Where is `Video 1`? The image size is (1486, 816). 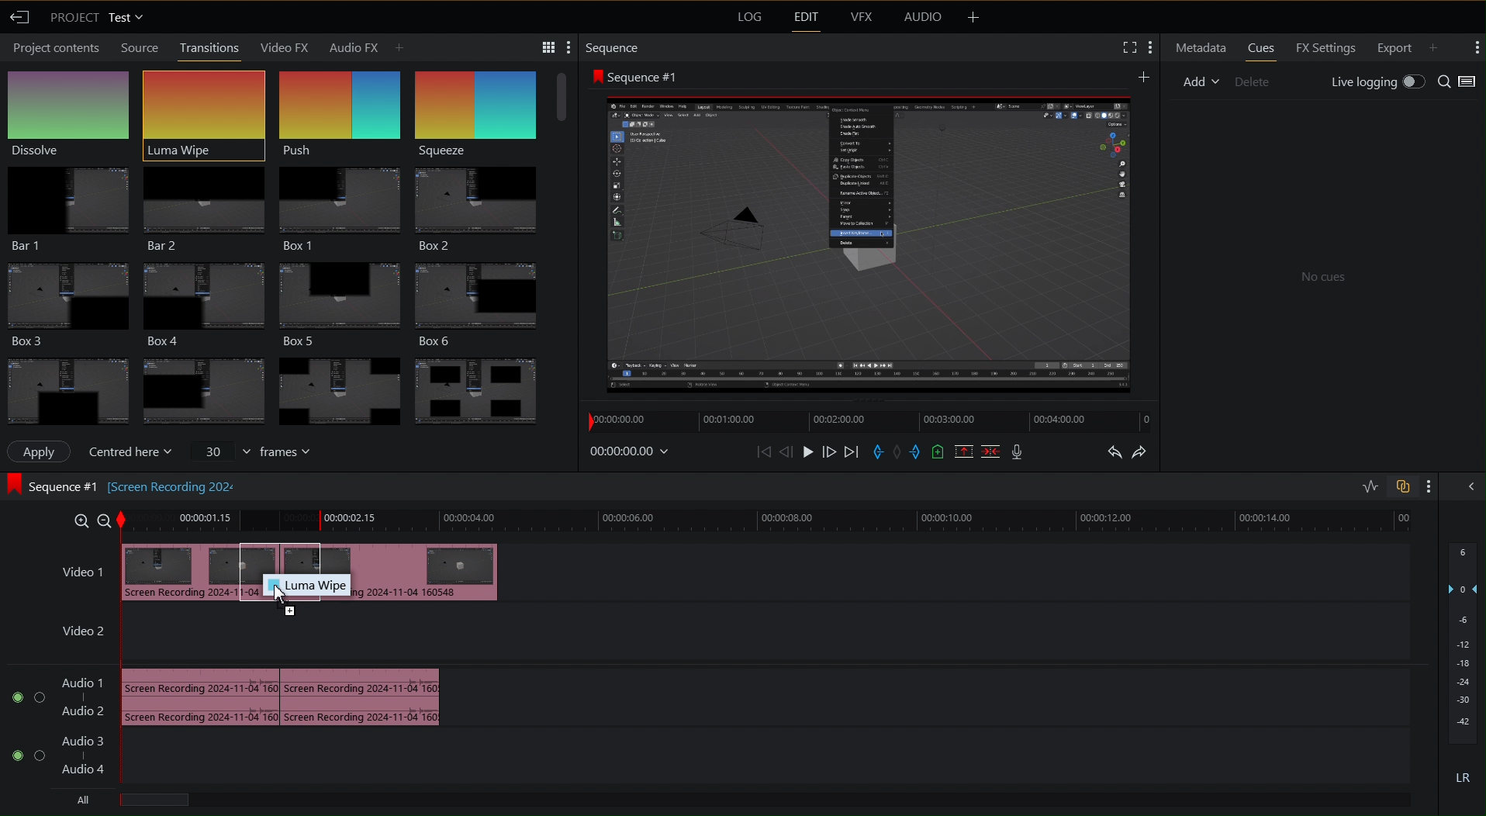 Video 1 is located at coordinates (74, 566).